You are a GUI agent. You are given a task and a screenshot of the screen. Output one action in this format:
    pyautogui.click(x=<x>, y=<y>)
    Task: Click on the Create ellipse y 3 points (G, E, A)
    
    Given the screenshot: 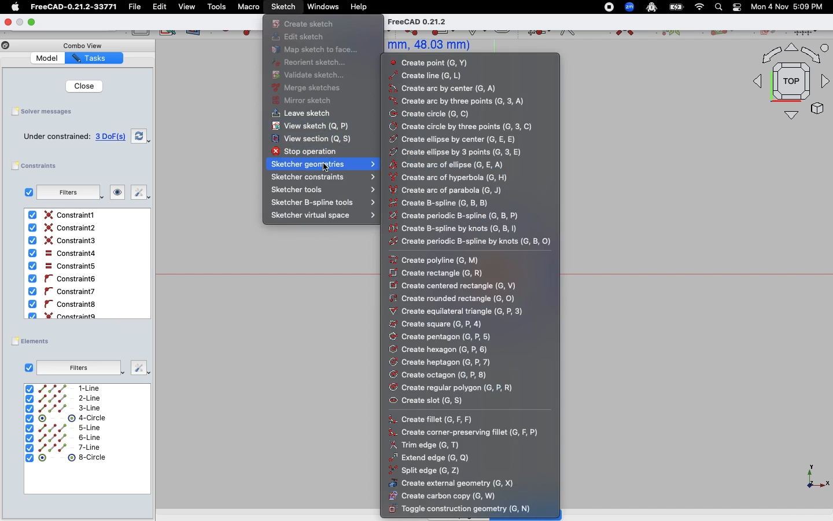 What is the action you would take?
    pyautogui.click(x=459, y=152)
    